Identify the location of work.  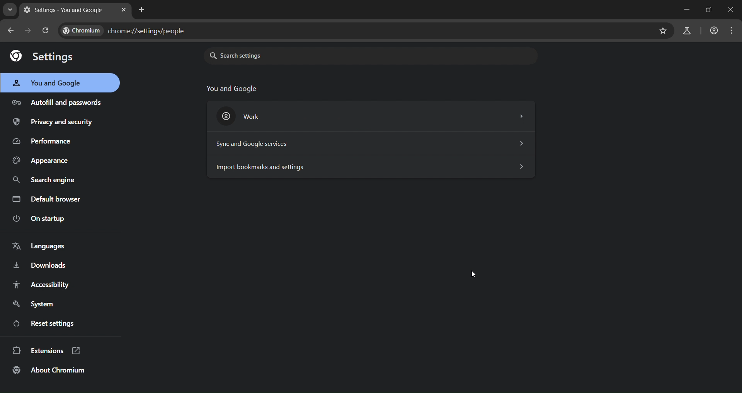
(369, 114).